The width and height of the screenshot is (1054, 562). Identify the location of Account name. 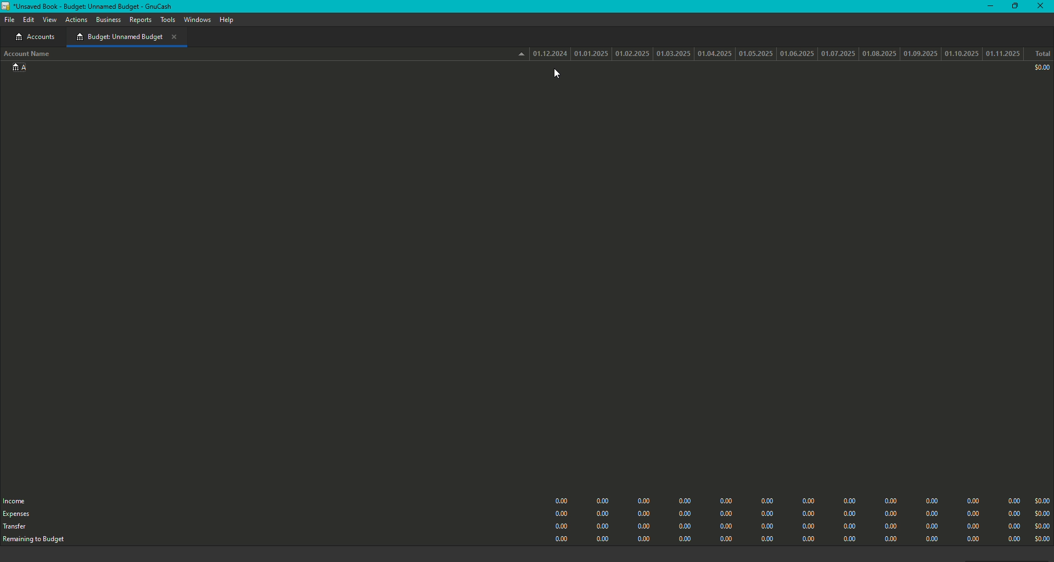
(29, 55).